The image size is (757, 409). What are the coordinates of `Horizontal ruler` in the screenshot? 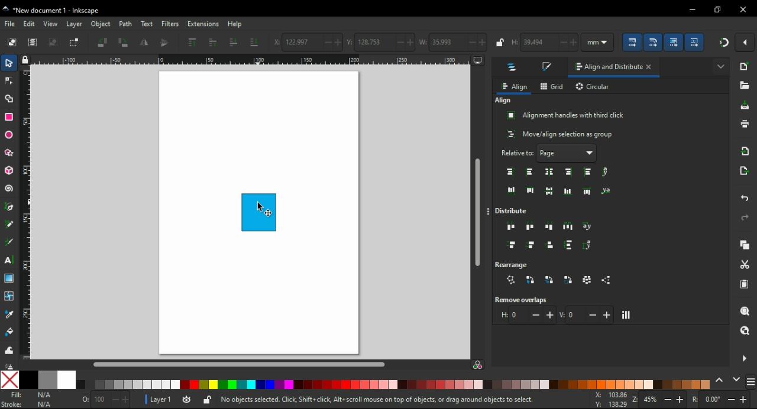 It's located at (254, 60).